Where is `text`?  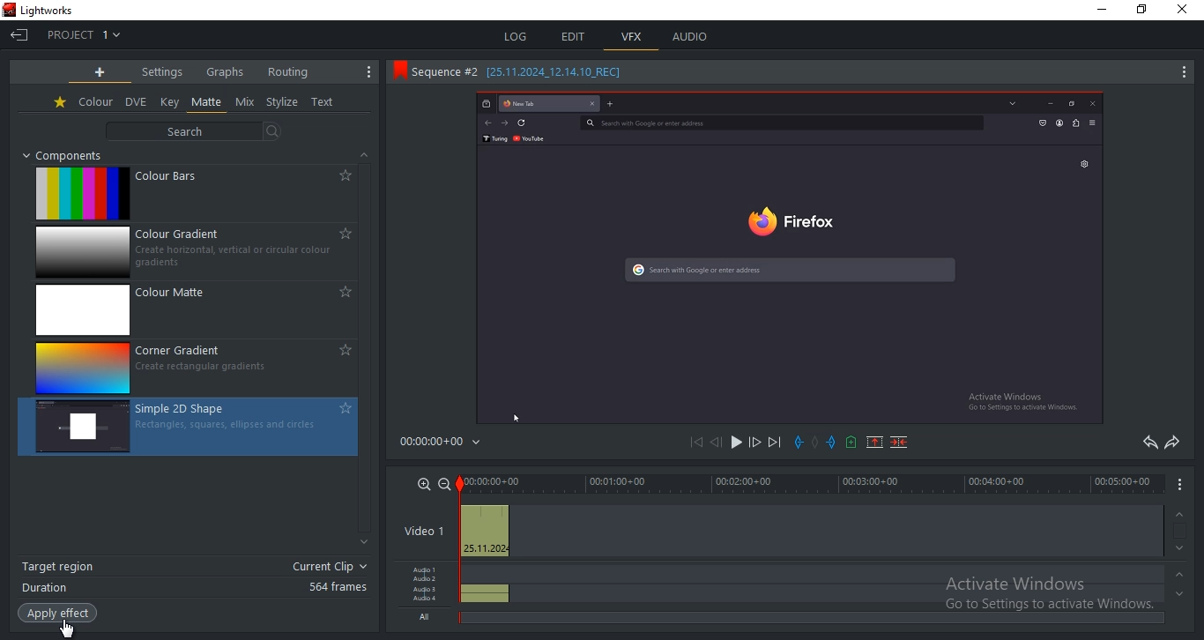
text is located at coordinates (323, 103).